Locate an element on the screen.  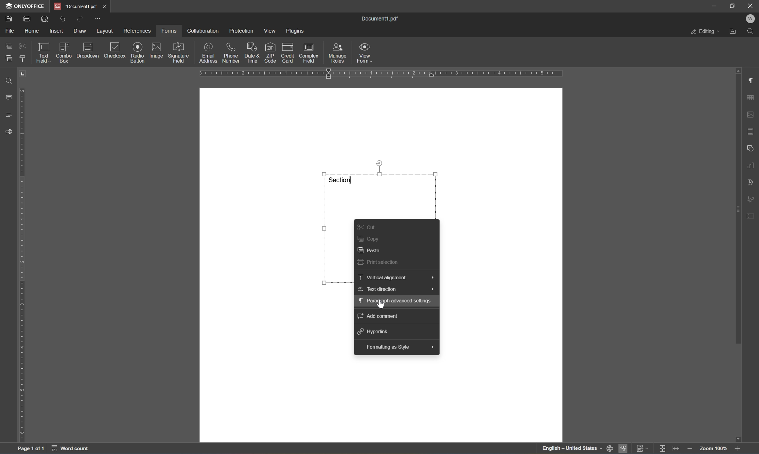
form settings is located at coordinates (752, 215).